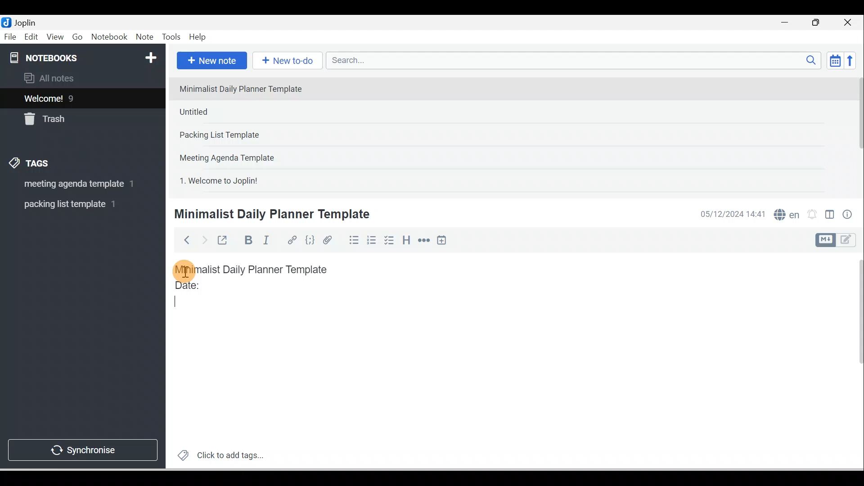 The height and width of the screenshot is (486, 864). Describe the element at coordinates (291, 241) in the screenshot. I see `Hyperlink` at that location.